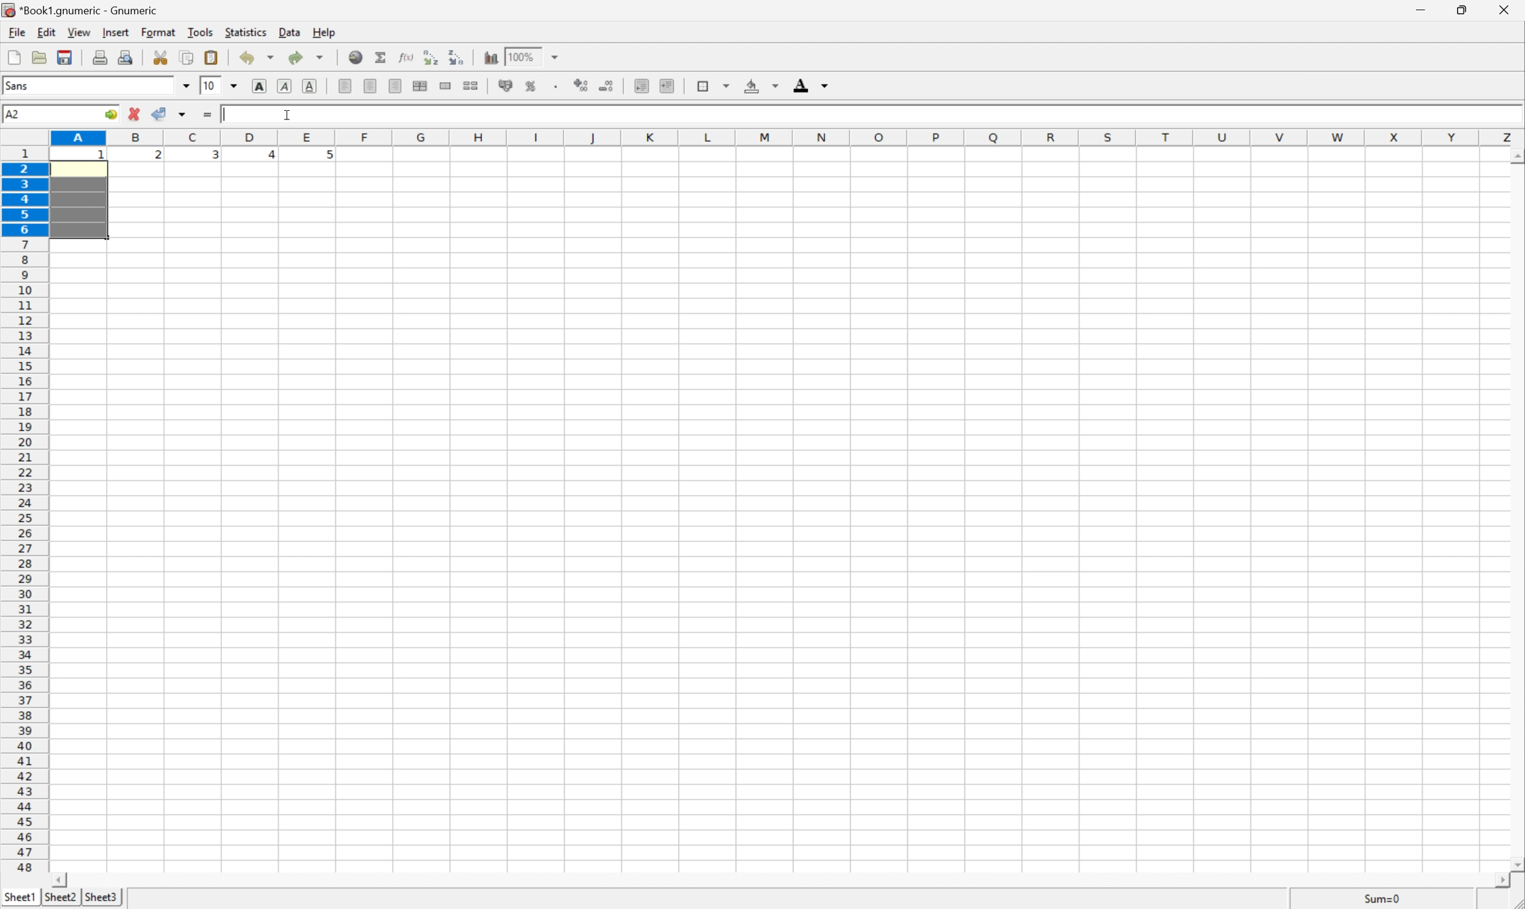 The image size is (1525, 909). What do you see at coordinates (472, 85) in the screenshot?
I see `split merged ranges of cells` at bounding box center [472, 85].